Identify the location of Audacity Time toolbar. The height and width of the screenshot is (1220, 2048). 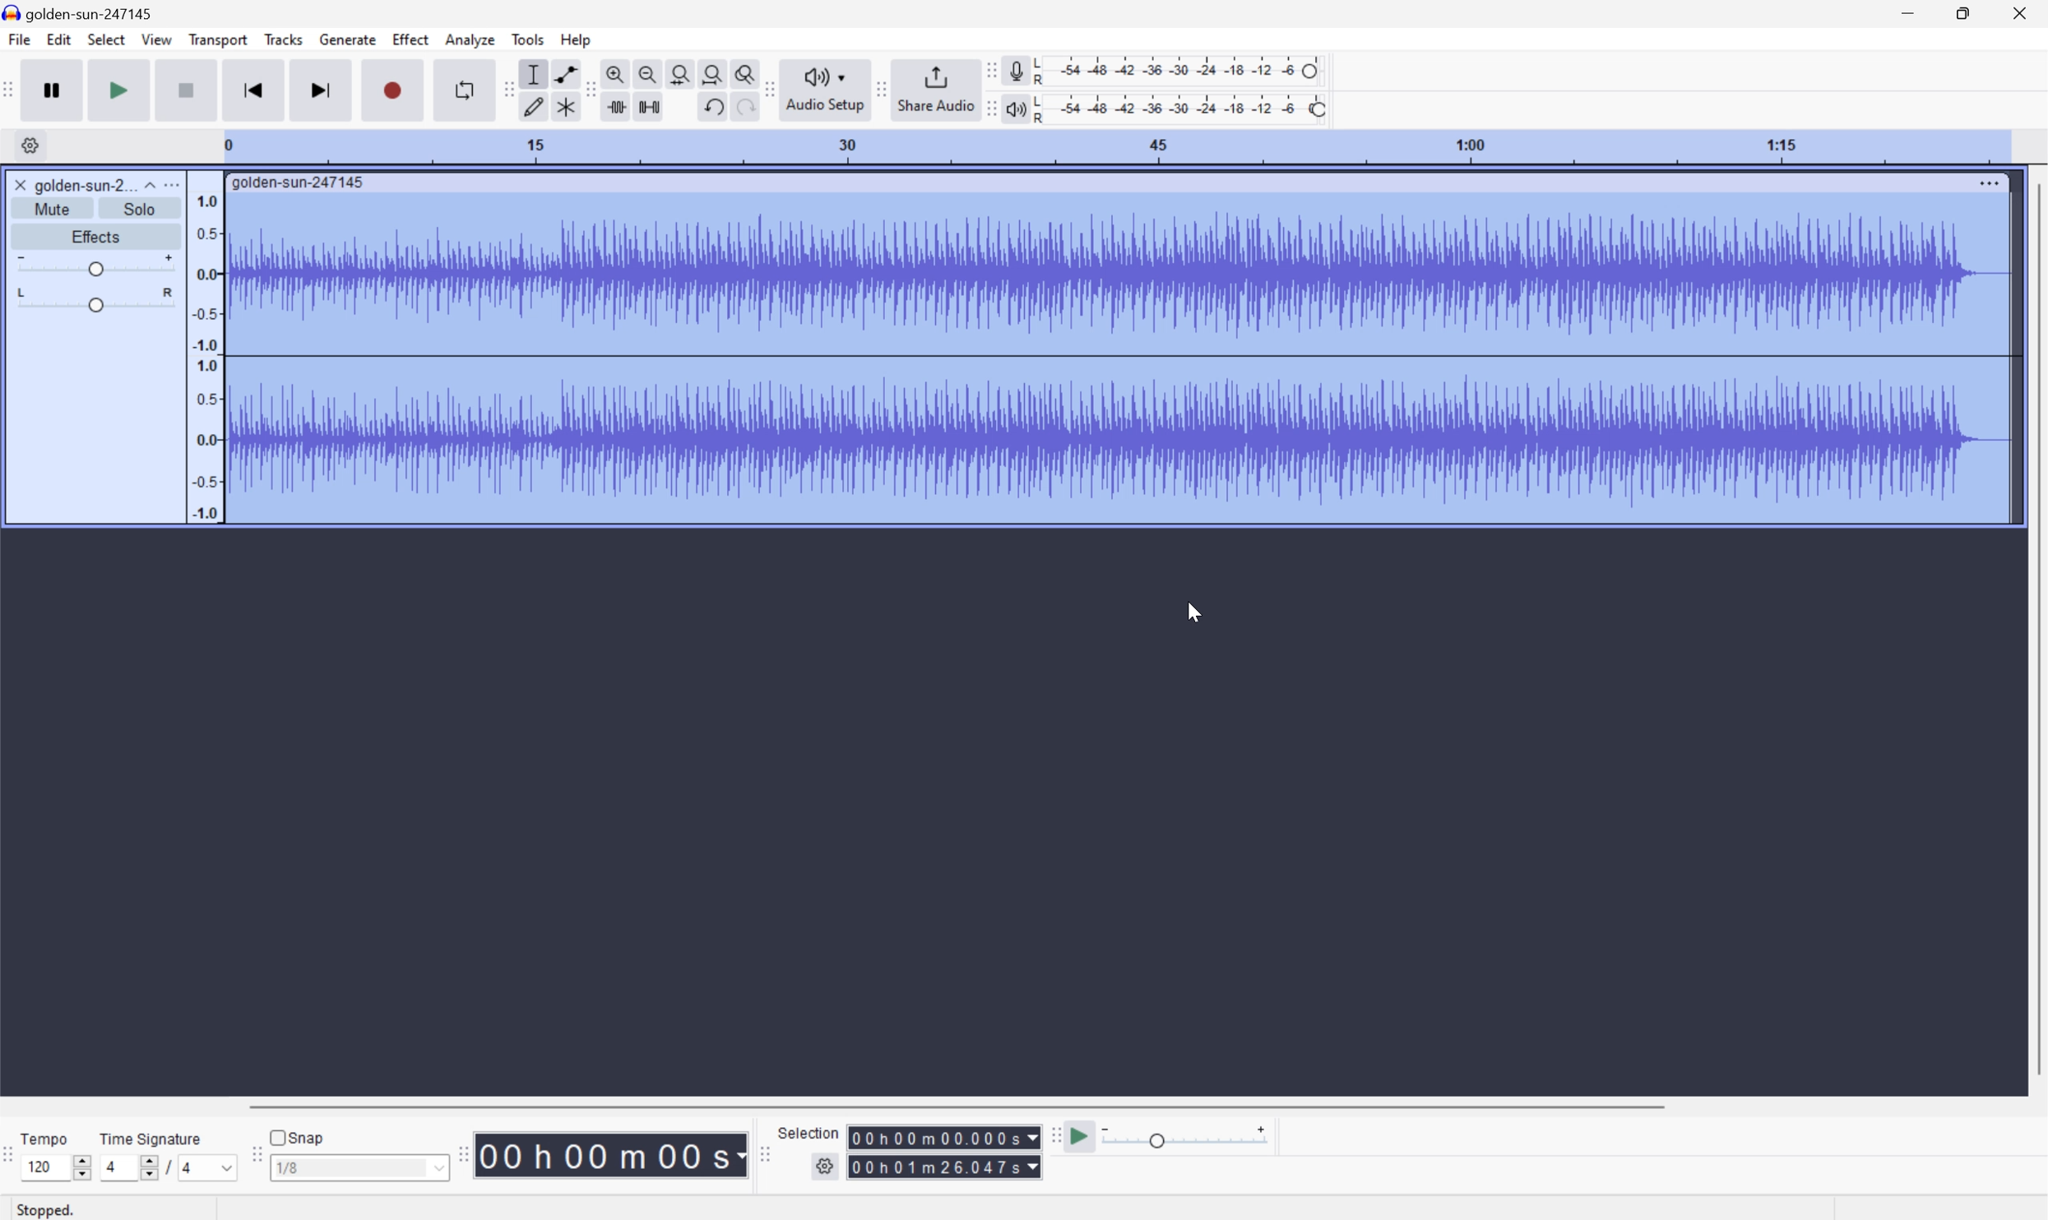
(460, 1155).